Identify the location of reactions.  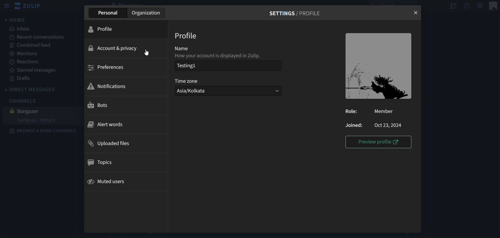
(24, 62).